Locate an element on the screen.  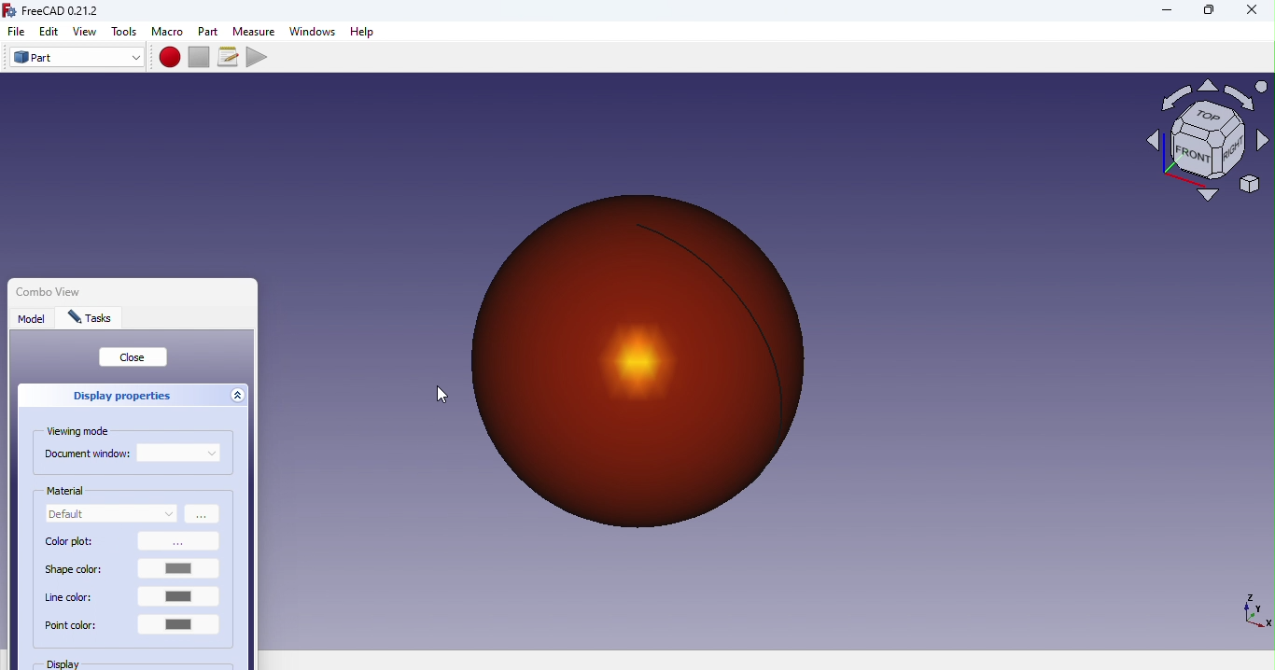
Hide properties is located at coordinates (240, 398).